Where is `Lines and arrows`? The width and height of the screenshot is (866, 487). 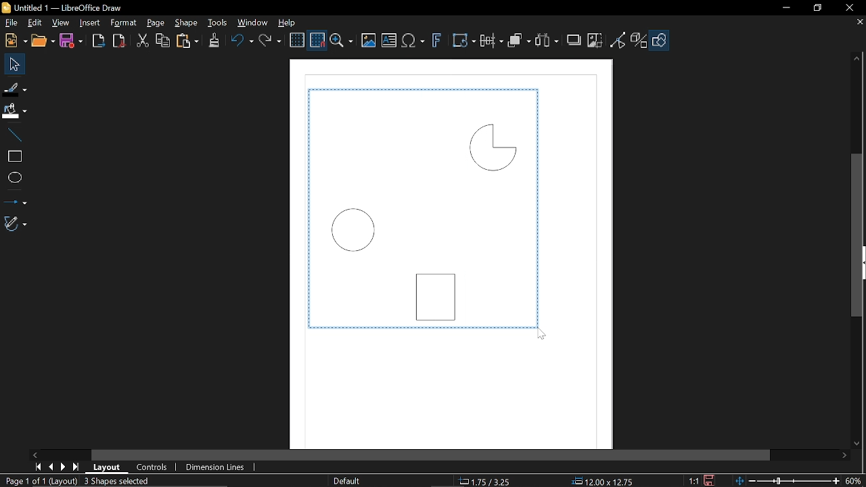
Lines and arrows is located at coordinates (17, 200).